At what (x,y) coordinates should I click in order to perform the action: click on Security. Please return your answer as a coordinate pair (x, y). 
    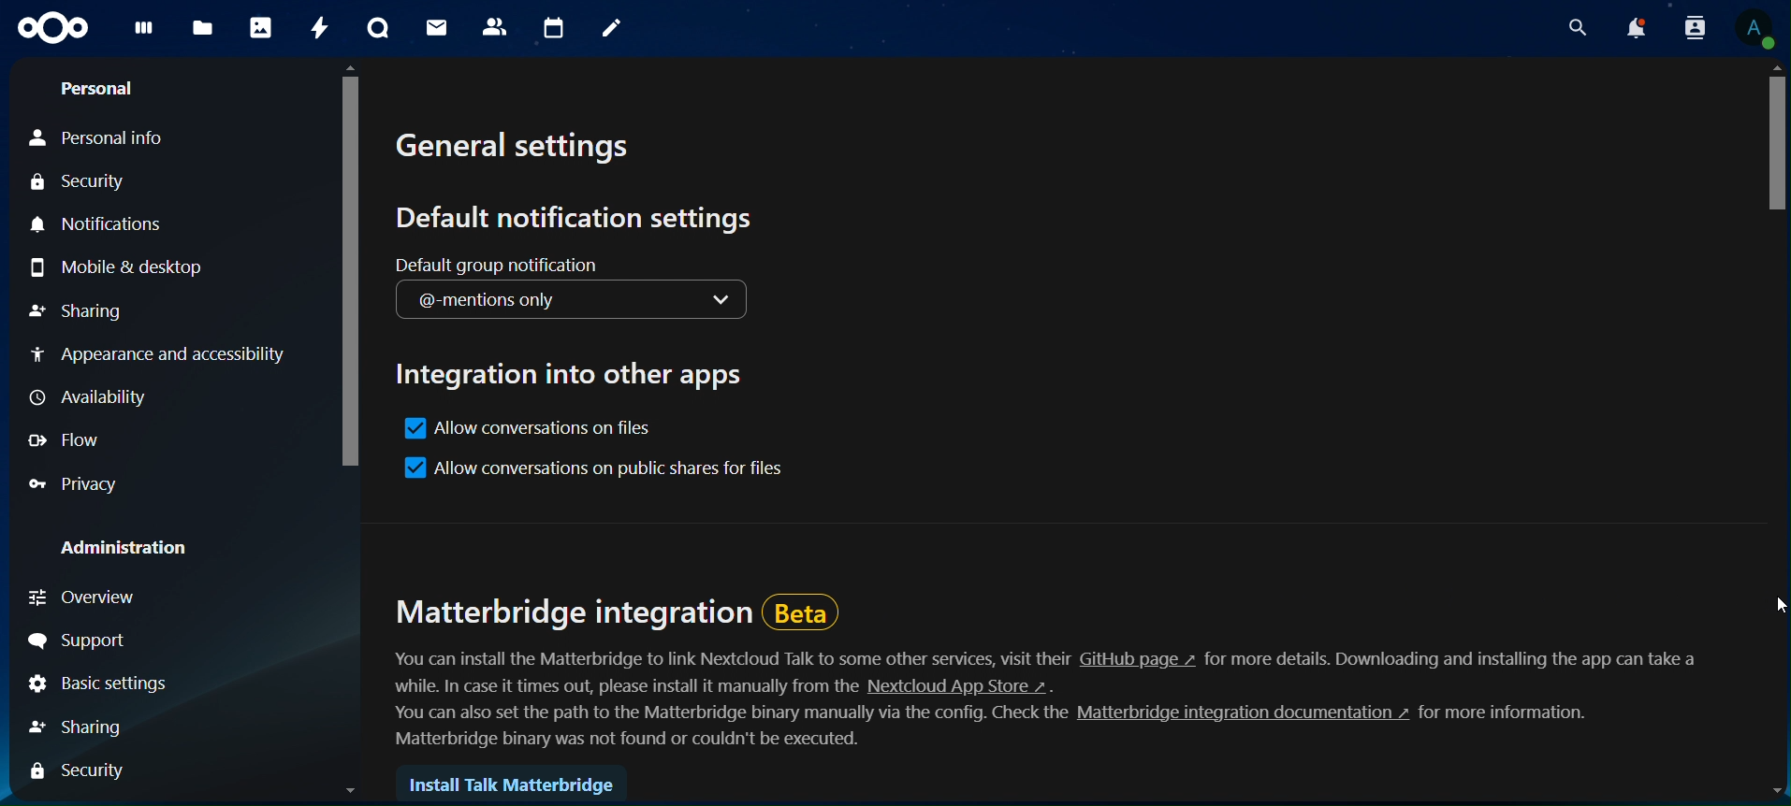
    Looking at the image, I should click on (79, 774).